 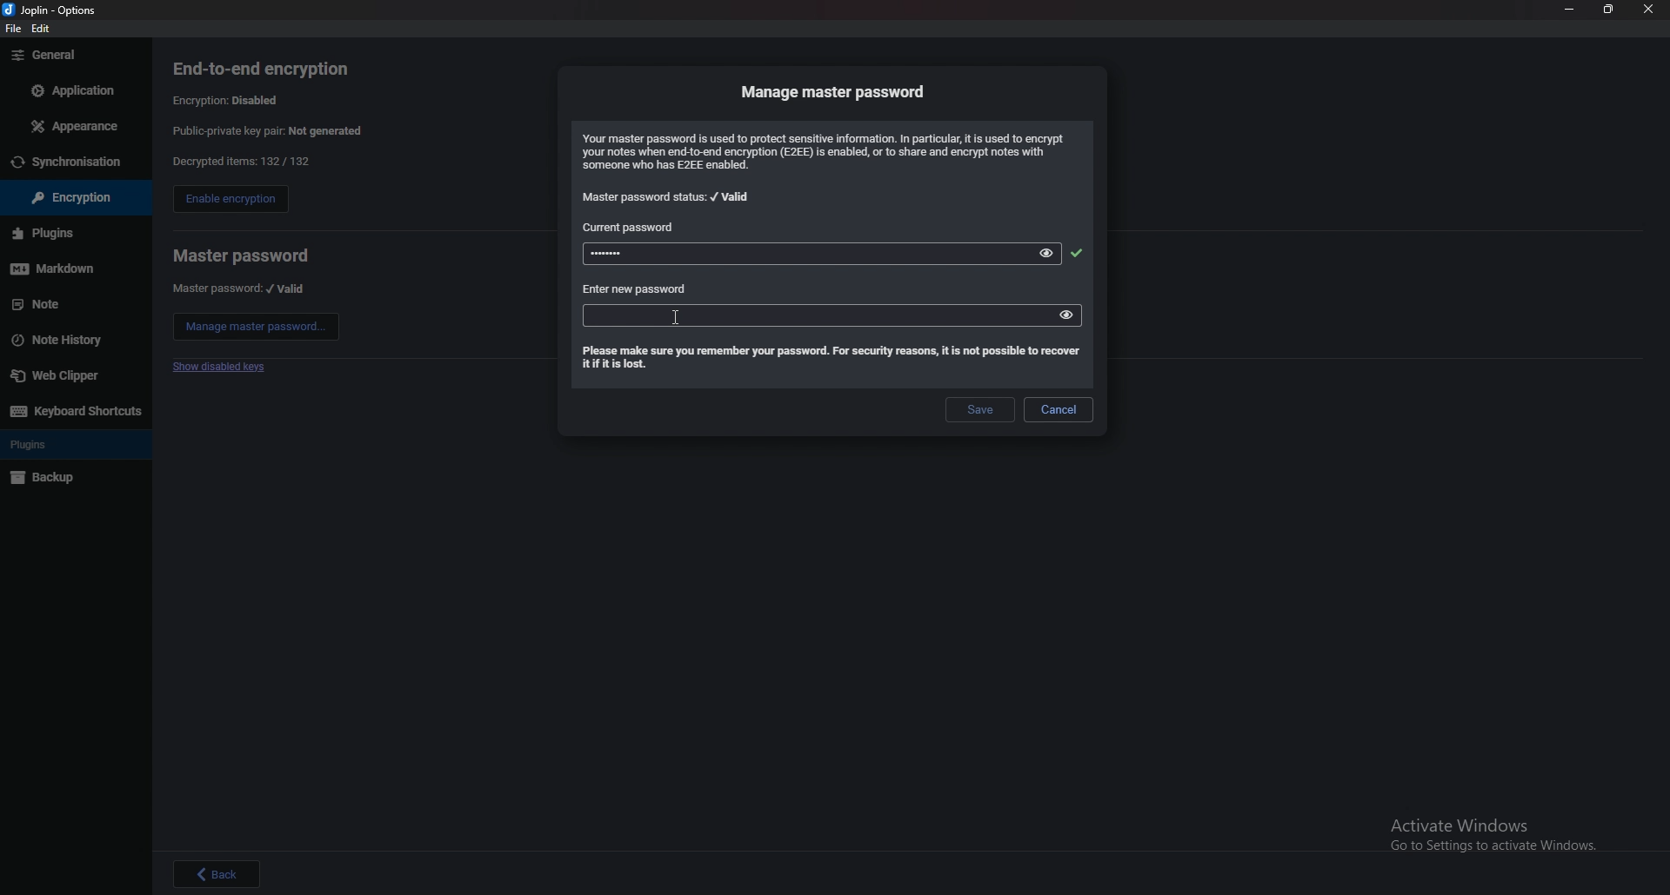 I want to click on plugins, so click(x=73, y=445).